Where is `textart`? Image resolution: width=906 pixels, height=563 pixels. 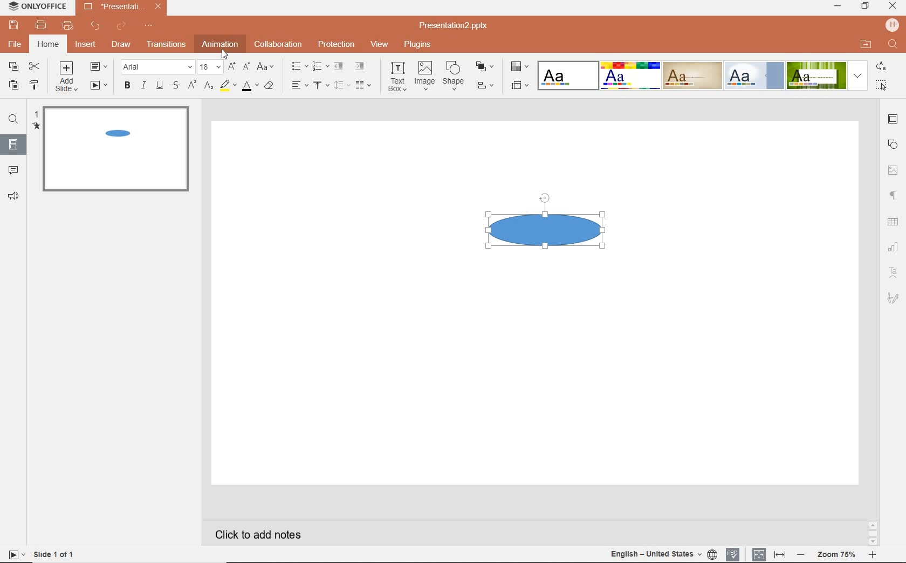
textart is located at coordinates (894, 273).